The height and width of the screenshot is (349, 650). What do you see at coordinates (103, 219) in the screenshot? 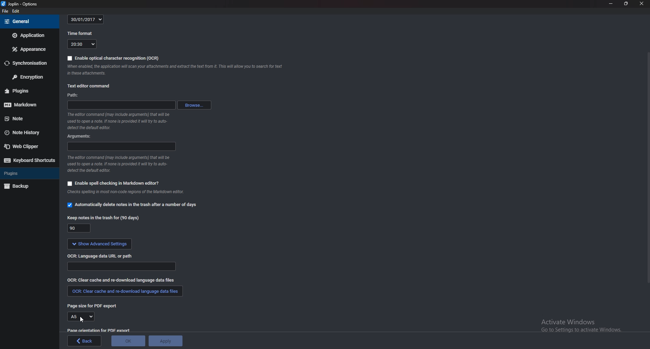
I see `Keep notes in the trash for` at bounding box center [103, 219].